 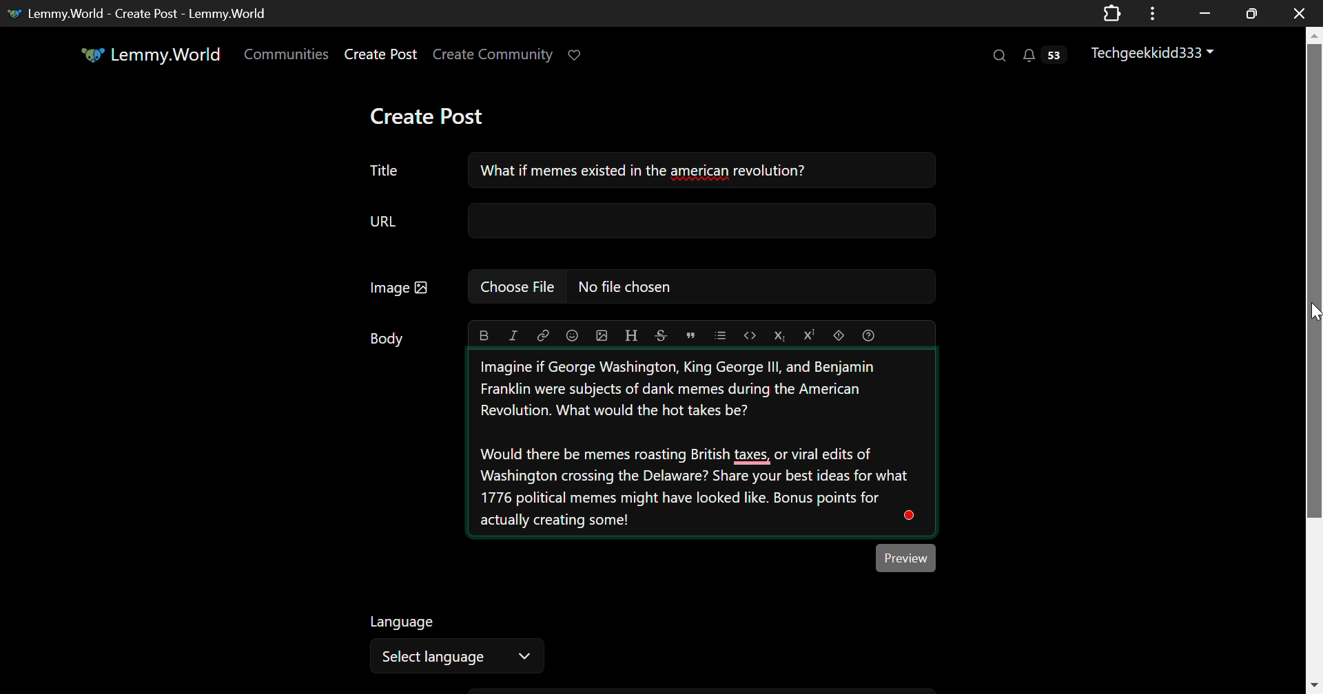 What do you see at coordinates (1153, 54) in the screenshot?
I see `Techgeekkidd333` at bounding box center [1153, 54].